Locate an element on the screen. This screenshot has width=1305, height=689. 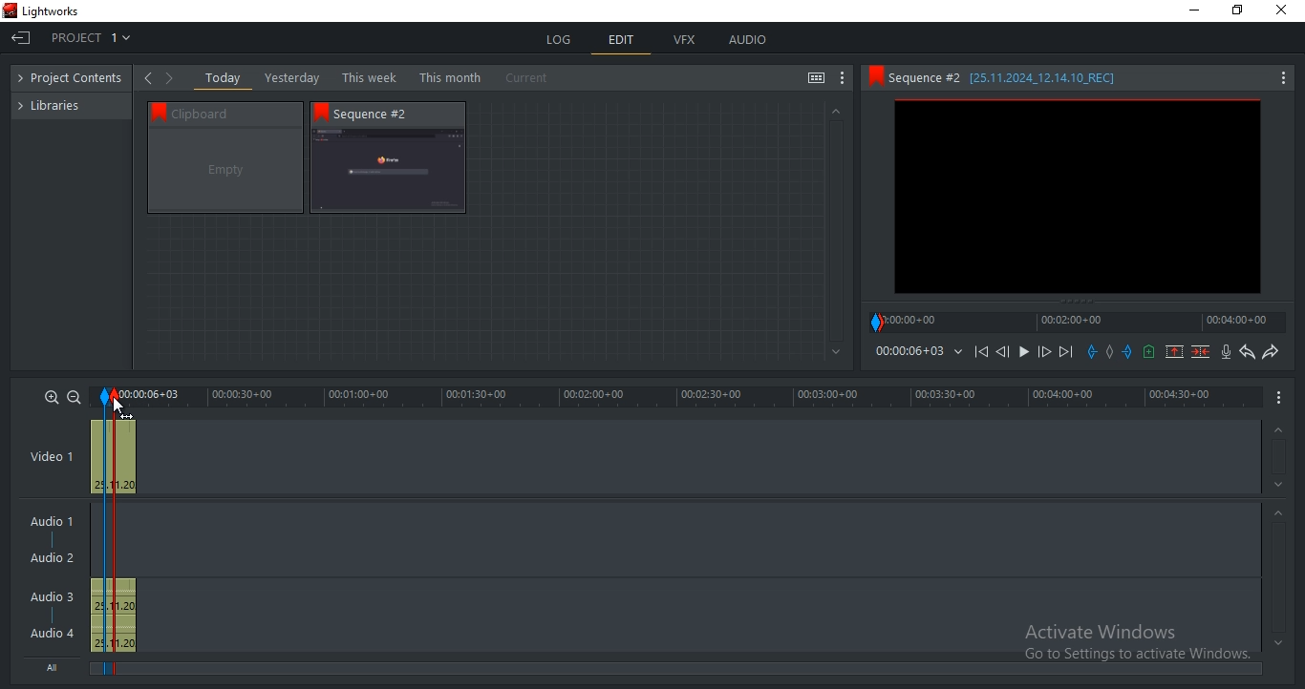
Lightworks is located at coordinates (52, 11).